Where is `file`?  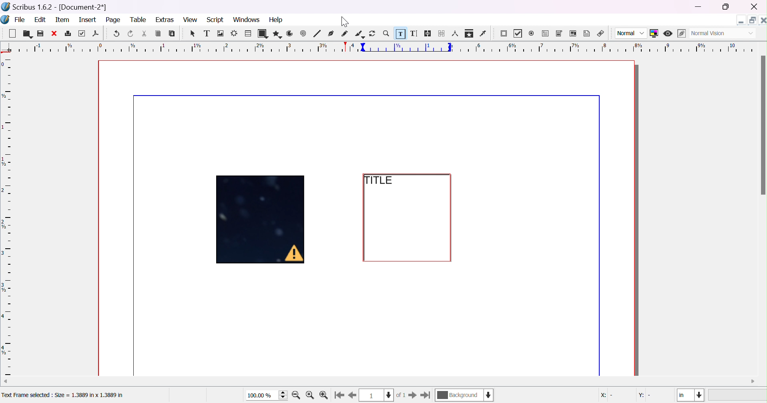
file is located at coordinates (20, 19).